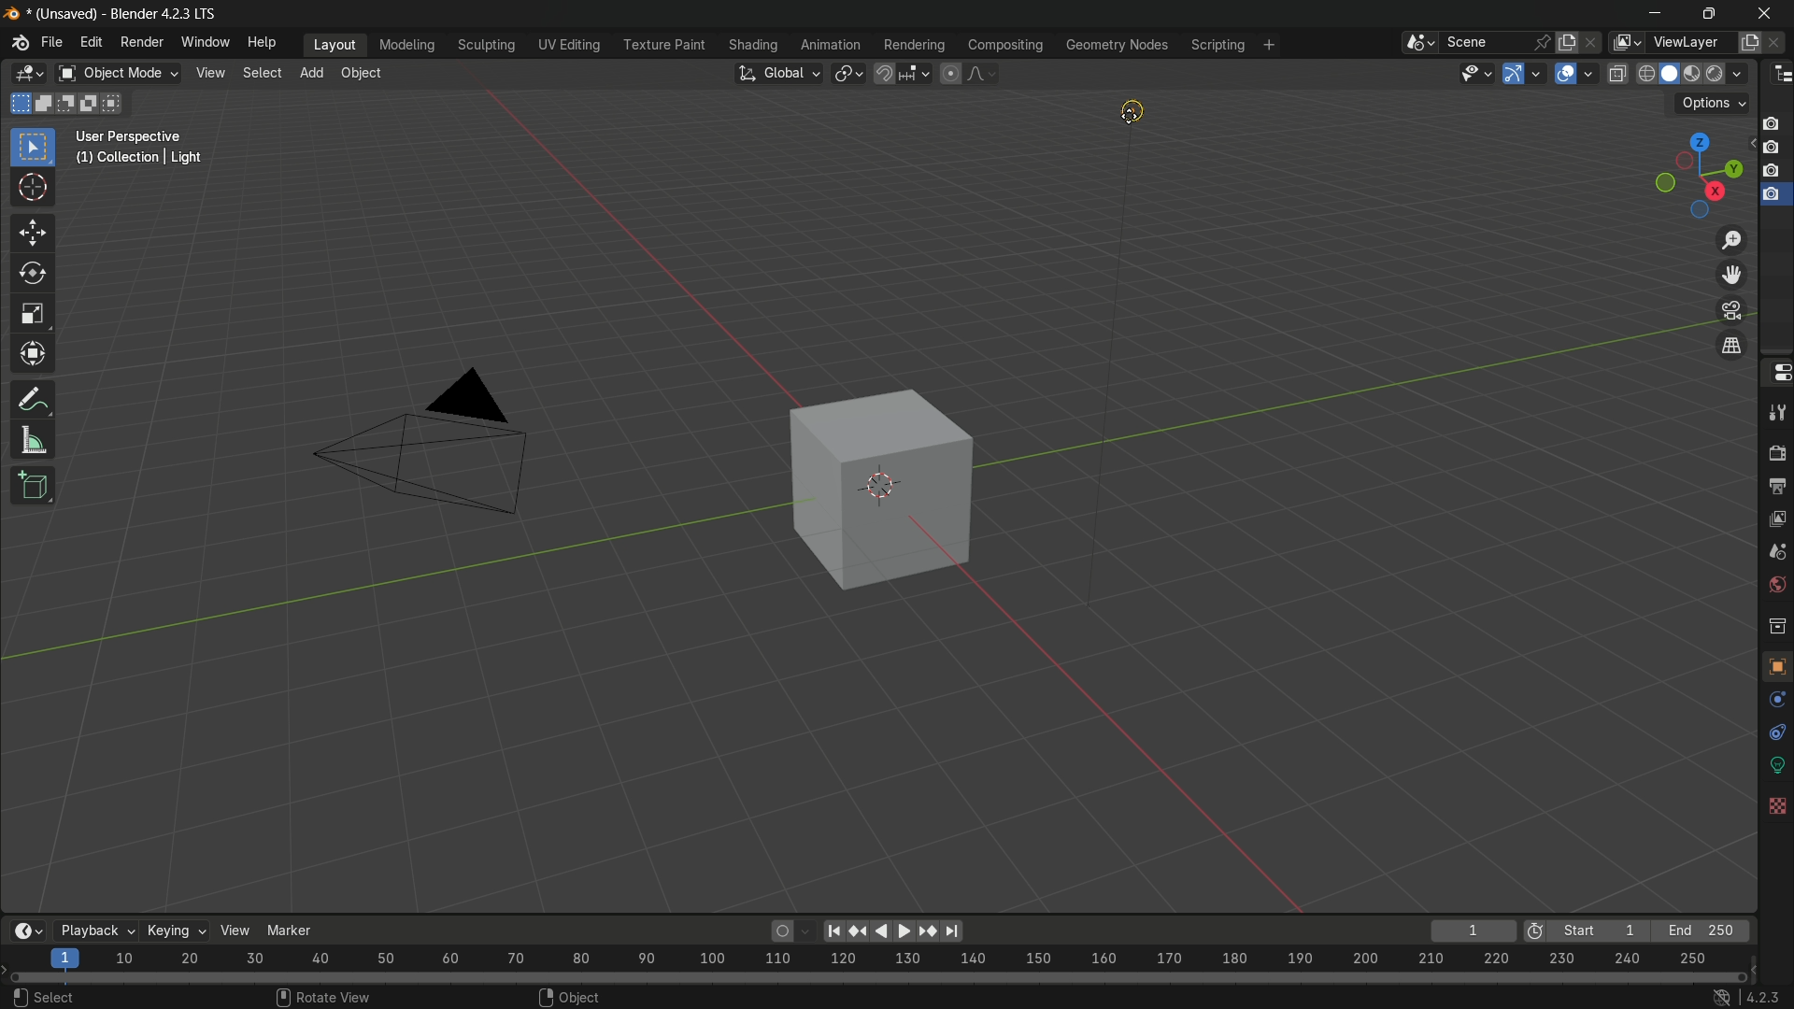  Describe the element at coordinates (1775, 799) in the screenshot. I see `constraints` at that location.